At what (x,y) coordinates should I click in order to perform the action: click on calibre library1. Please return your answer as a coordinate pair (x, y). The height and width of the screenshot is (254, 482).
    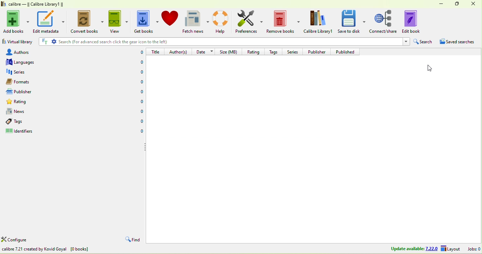
    Looking at the image, I should click on (319, 22).